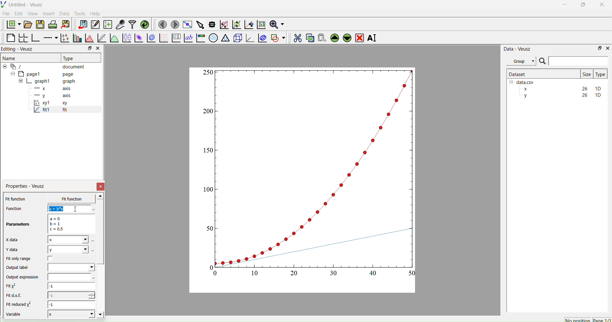 Image resolution: width=612 pixels, height=322 pixels. What do you see at coordinates (88, 49) in the screenshot?
I see `Restore down` at bounding box center [88, 49].